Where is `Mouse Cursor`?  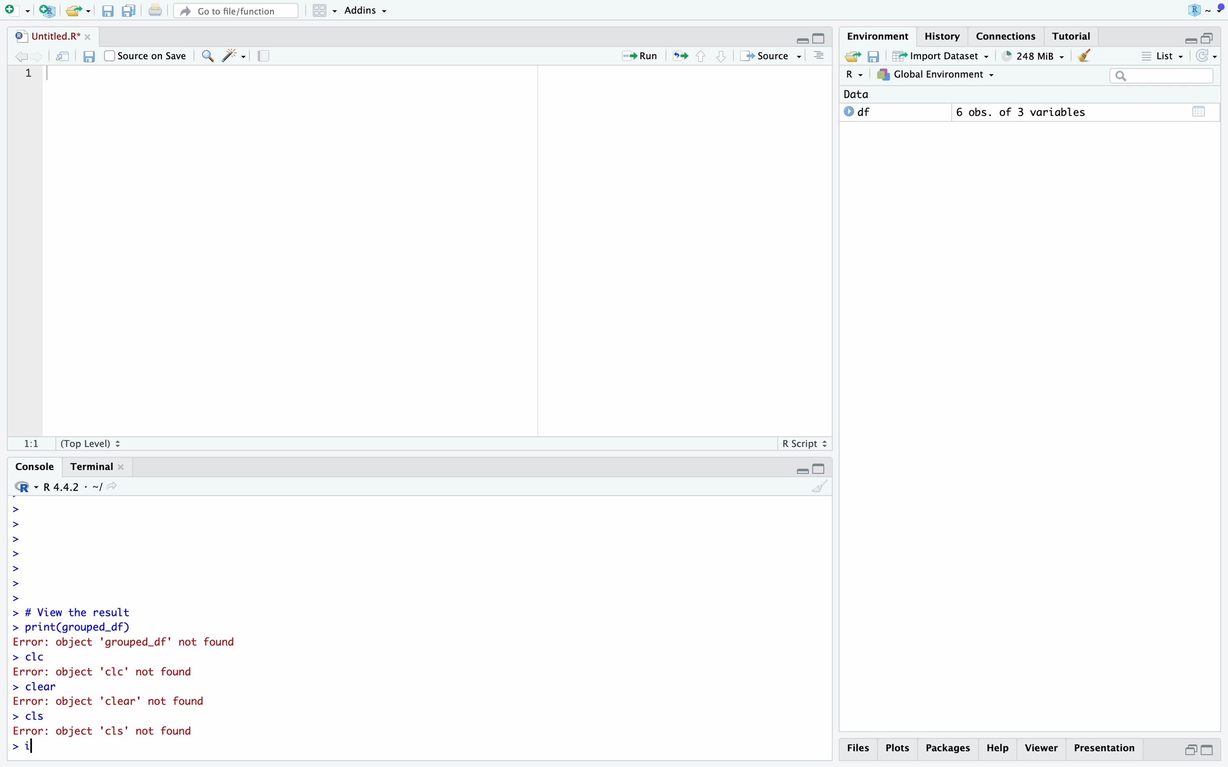 Mouse Cursor is located at coordinates (36, 748).